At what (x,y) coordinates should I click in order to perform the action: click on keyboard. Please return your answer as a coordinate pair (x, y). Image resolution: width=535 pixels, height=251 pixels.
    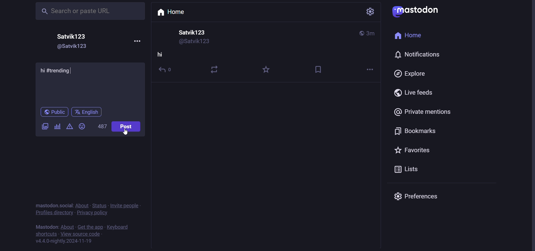
    Looking at the image, I should click on (118, 227).